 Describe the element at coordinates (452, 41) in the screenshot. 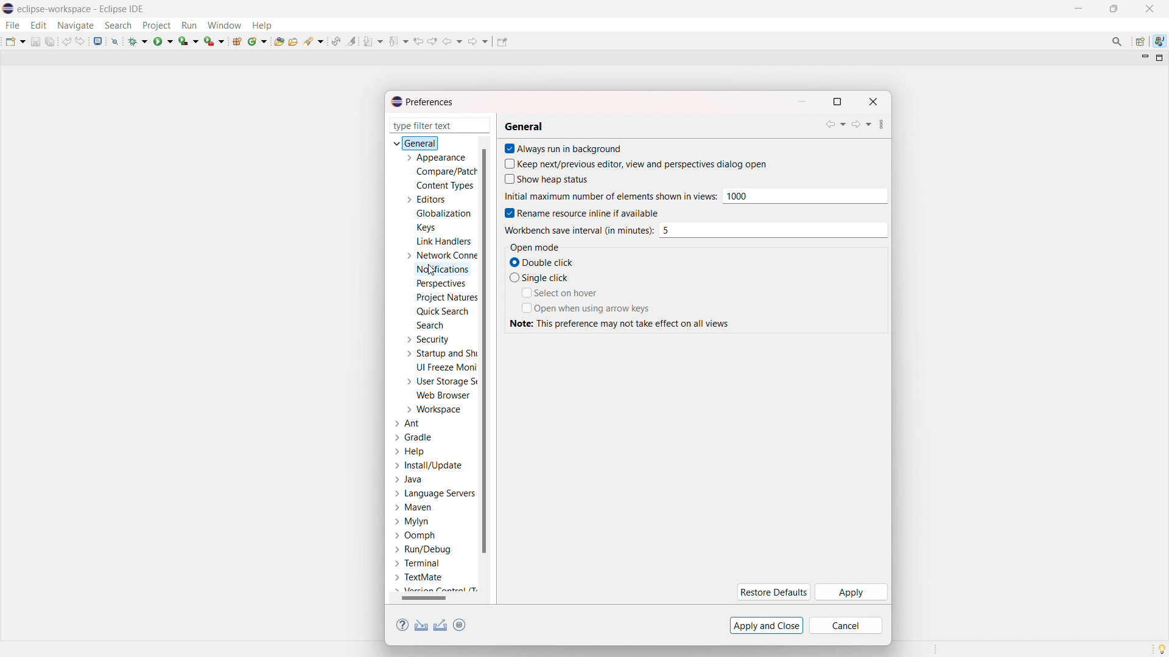

I see `back` at that location.